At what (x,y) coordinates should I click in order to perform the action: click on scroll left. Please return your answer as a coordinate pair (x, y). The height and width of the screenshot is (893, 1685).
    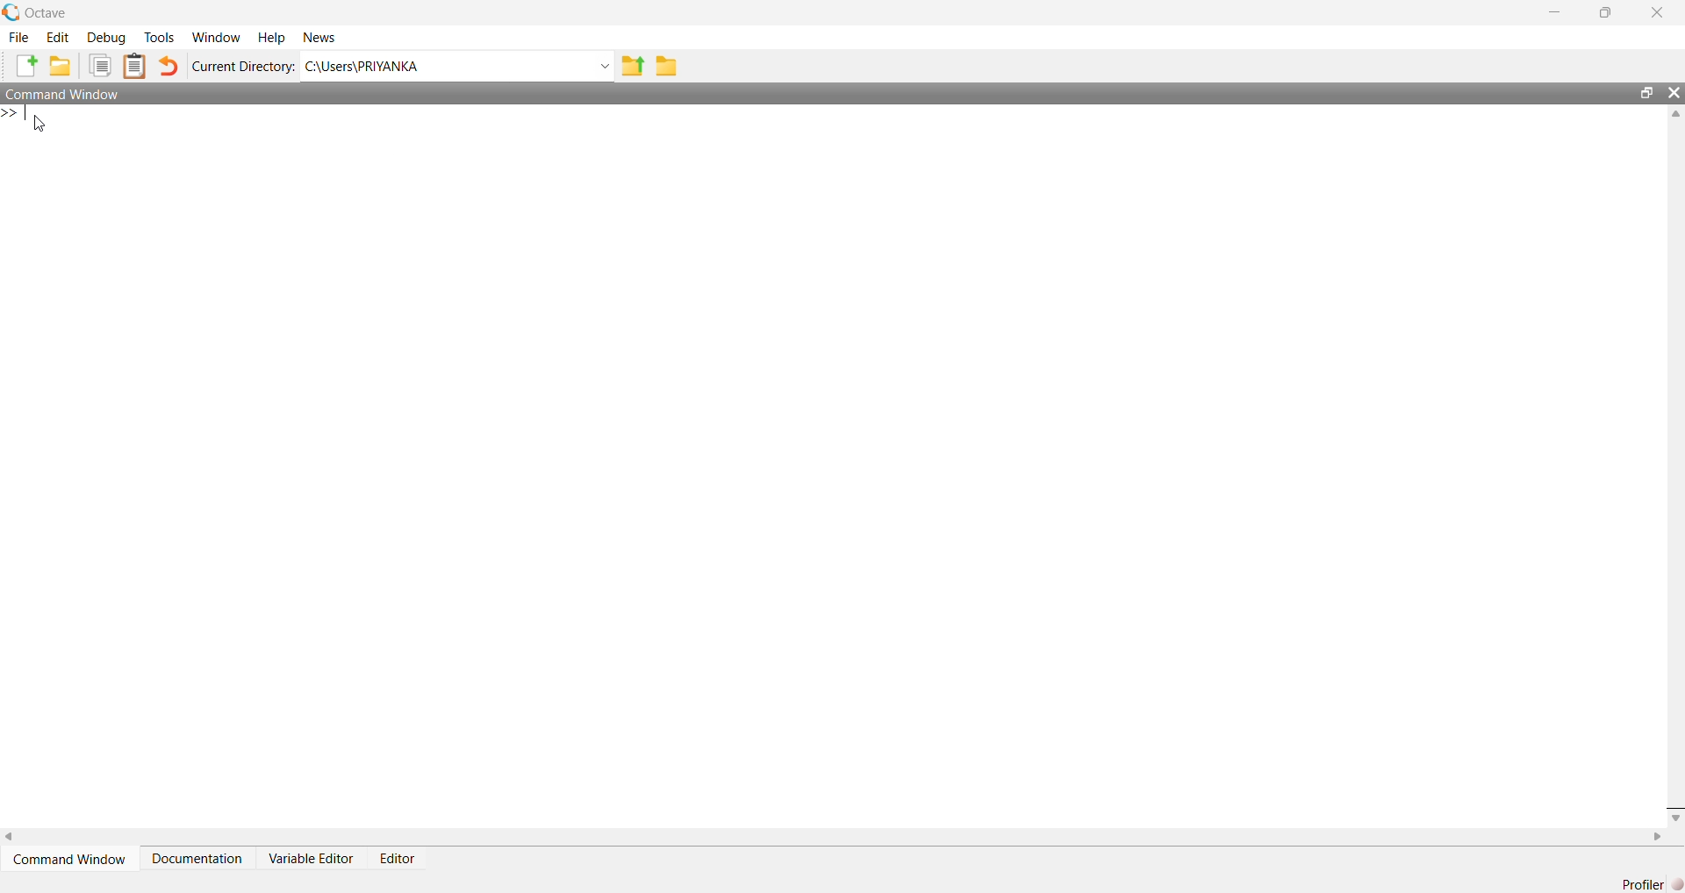
    Looking at the image, I should click on (11, 836).